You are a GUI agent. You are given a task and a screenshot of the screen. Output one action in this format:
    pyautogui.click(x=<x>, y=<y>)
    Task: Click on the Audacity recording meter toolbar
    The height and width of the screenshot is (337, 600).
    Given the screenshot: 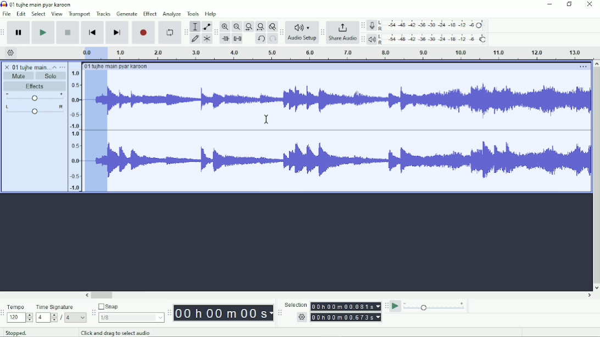 What is the action you would take?
    pyautogui.click(x=363, y=26)
    